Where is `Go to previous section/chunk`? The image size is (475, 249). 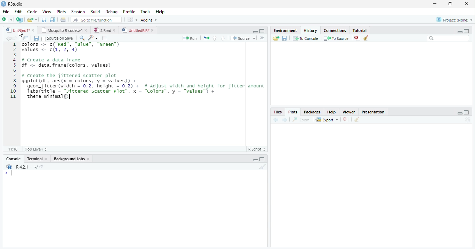
Go to previous section/chunk is located at coordinates (215, 38).